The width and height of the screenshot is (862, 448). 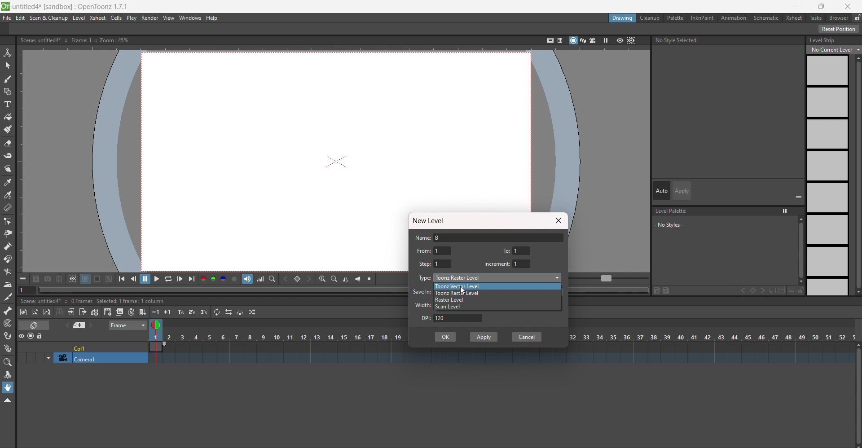 What do you see at coordinates (132, 18) in the screenshot?
I see `play` at bounding box center [132, 18].